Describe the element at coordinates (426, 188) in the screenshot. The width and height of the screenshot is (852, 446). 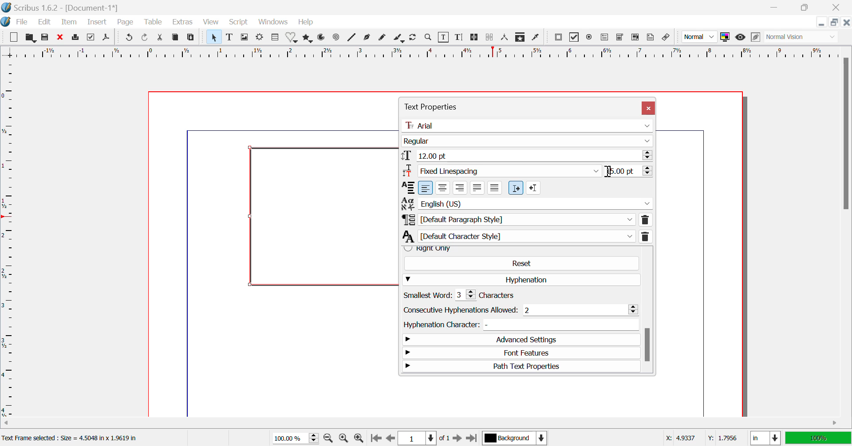
I see `left align` at that location.